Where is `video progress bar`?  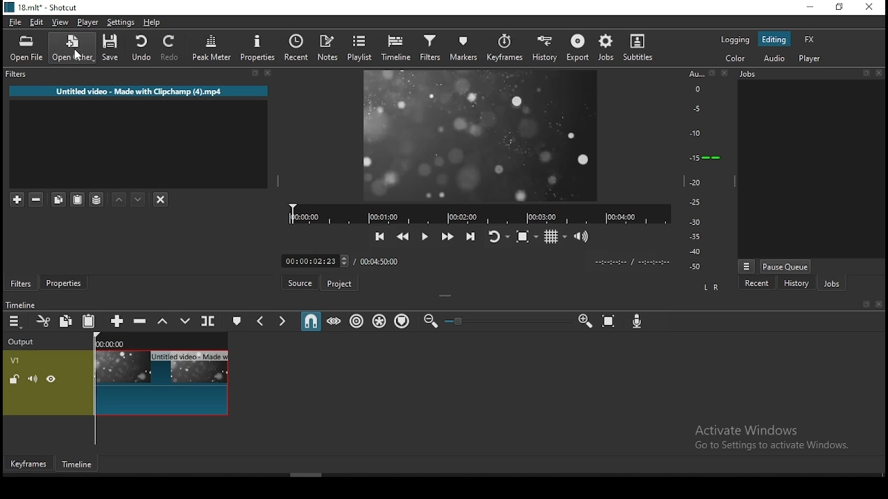 video progress bar is located at coordinates (477, 213).